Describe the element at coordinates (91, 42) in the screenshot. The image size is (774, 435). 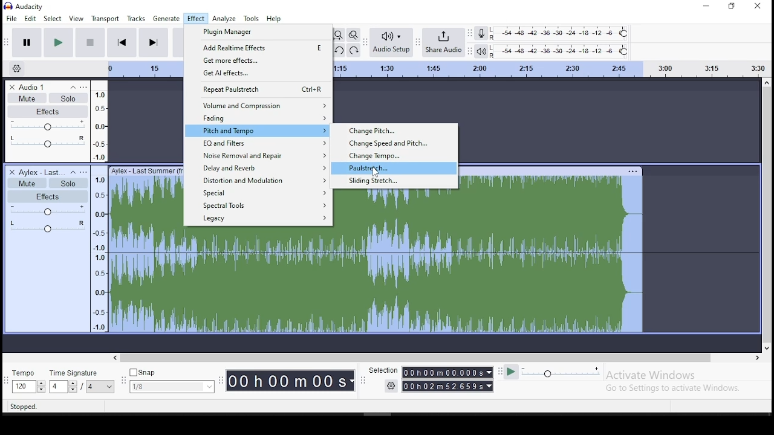
I see `stop` at that location.